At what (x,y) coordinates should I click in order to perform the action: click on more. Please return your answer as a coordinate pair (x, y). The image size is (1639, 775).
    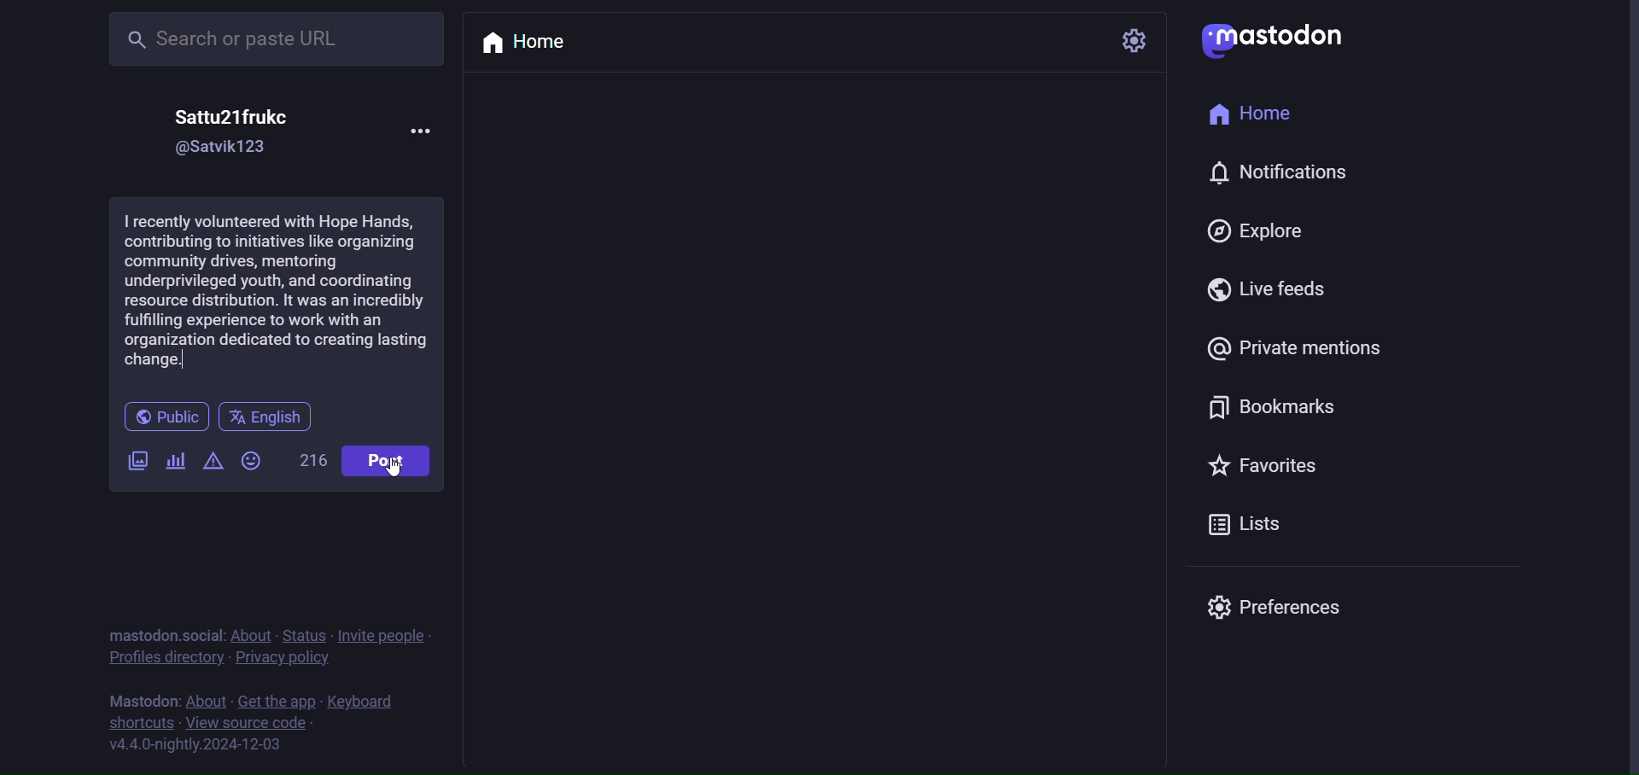
    Looking at the image, I should click on (418, 131).